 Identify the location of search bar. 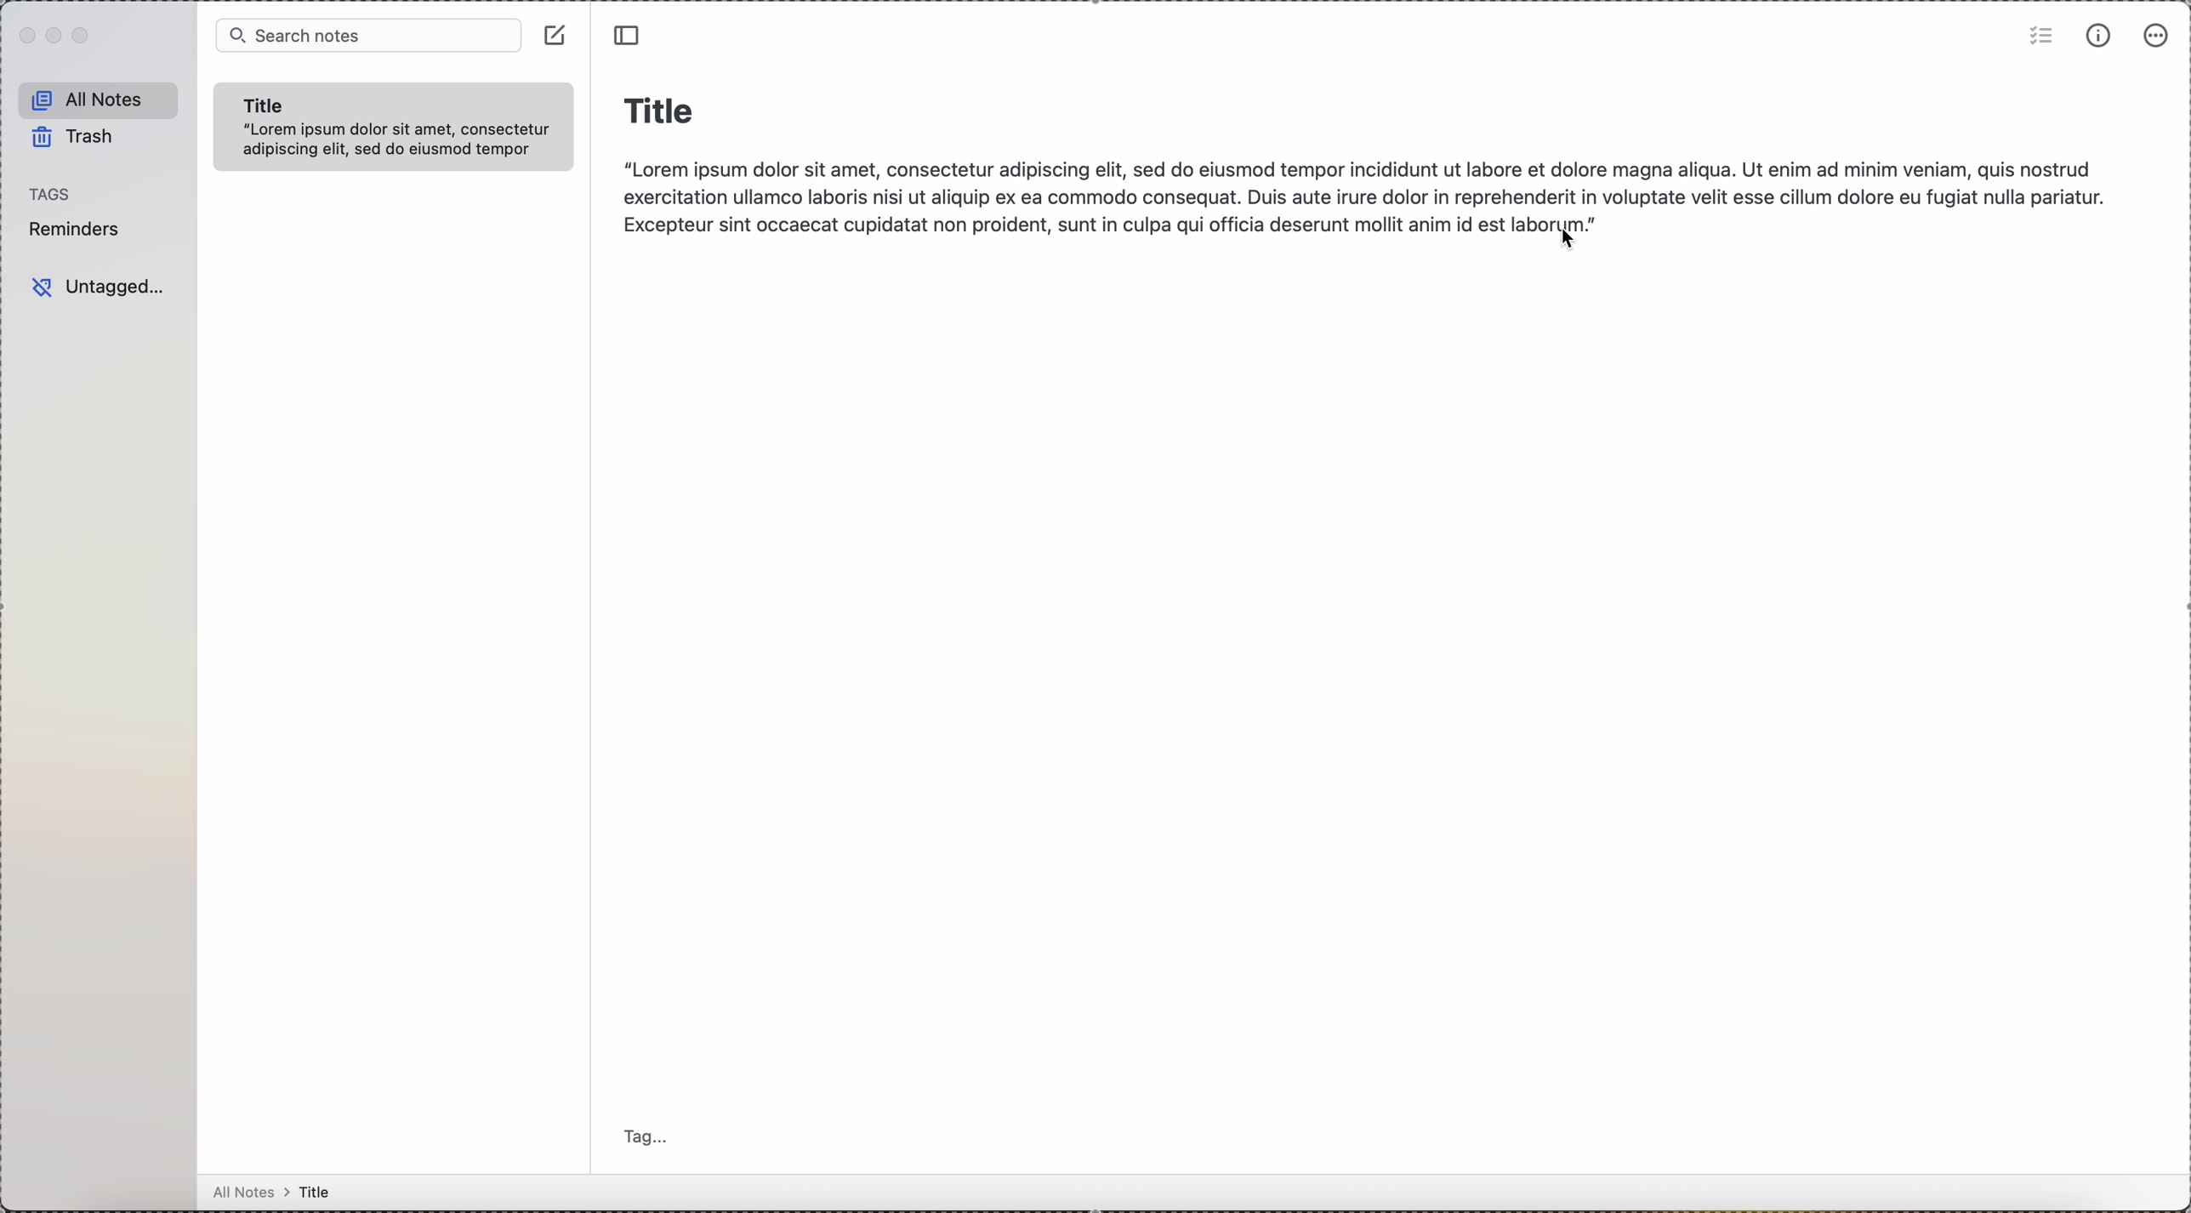
(362, 34).